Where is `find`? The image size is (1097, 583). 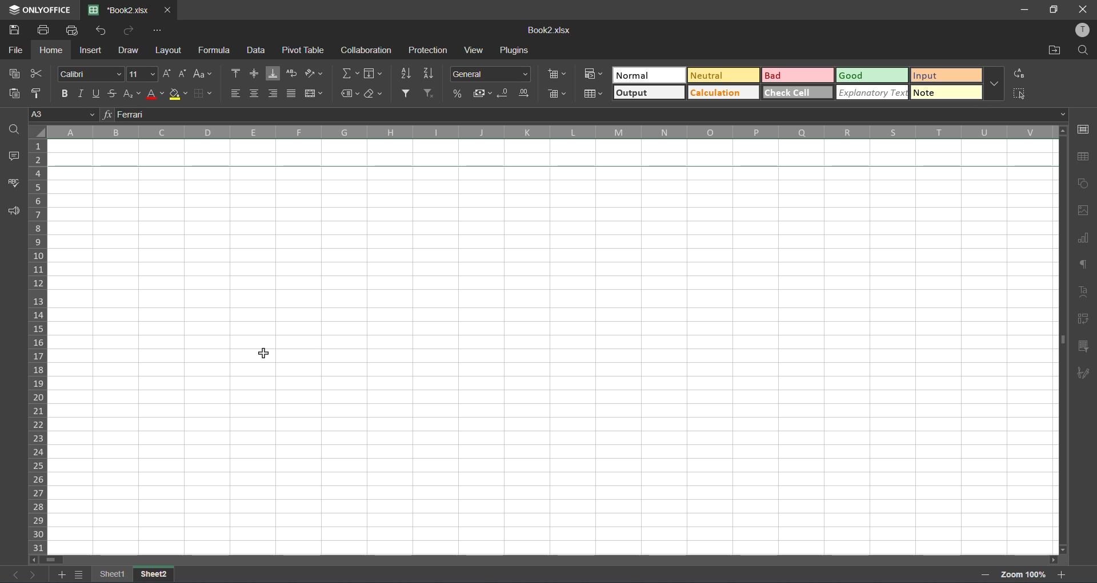 find is located at coordinates (14, 129).